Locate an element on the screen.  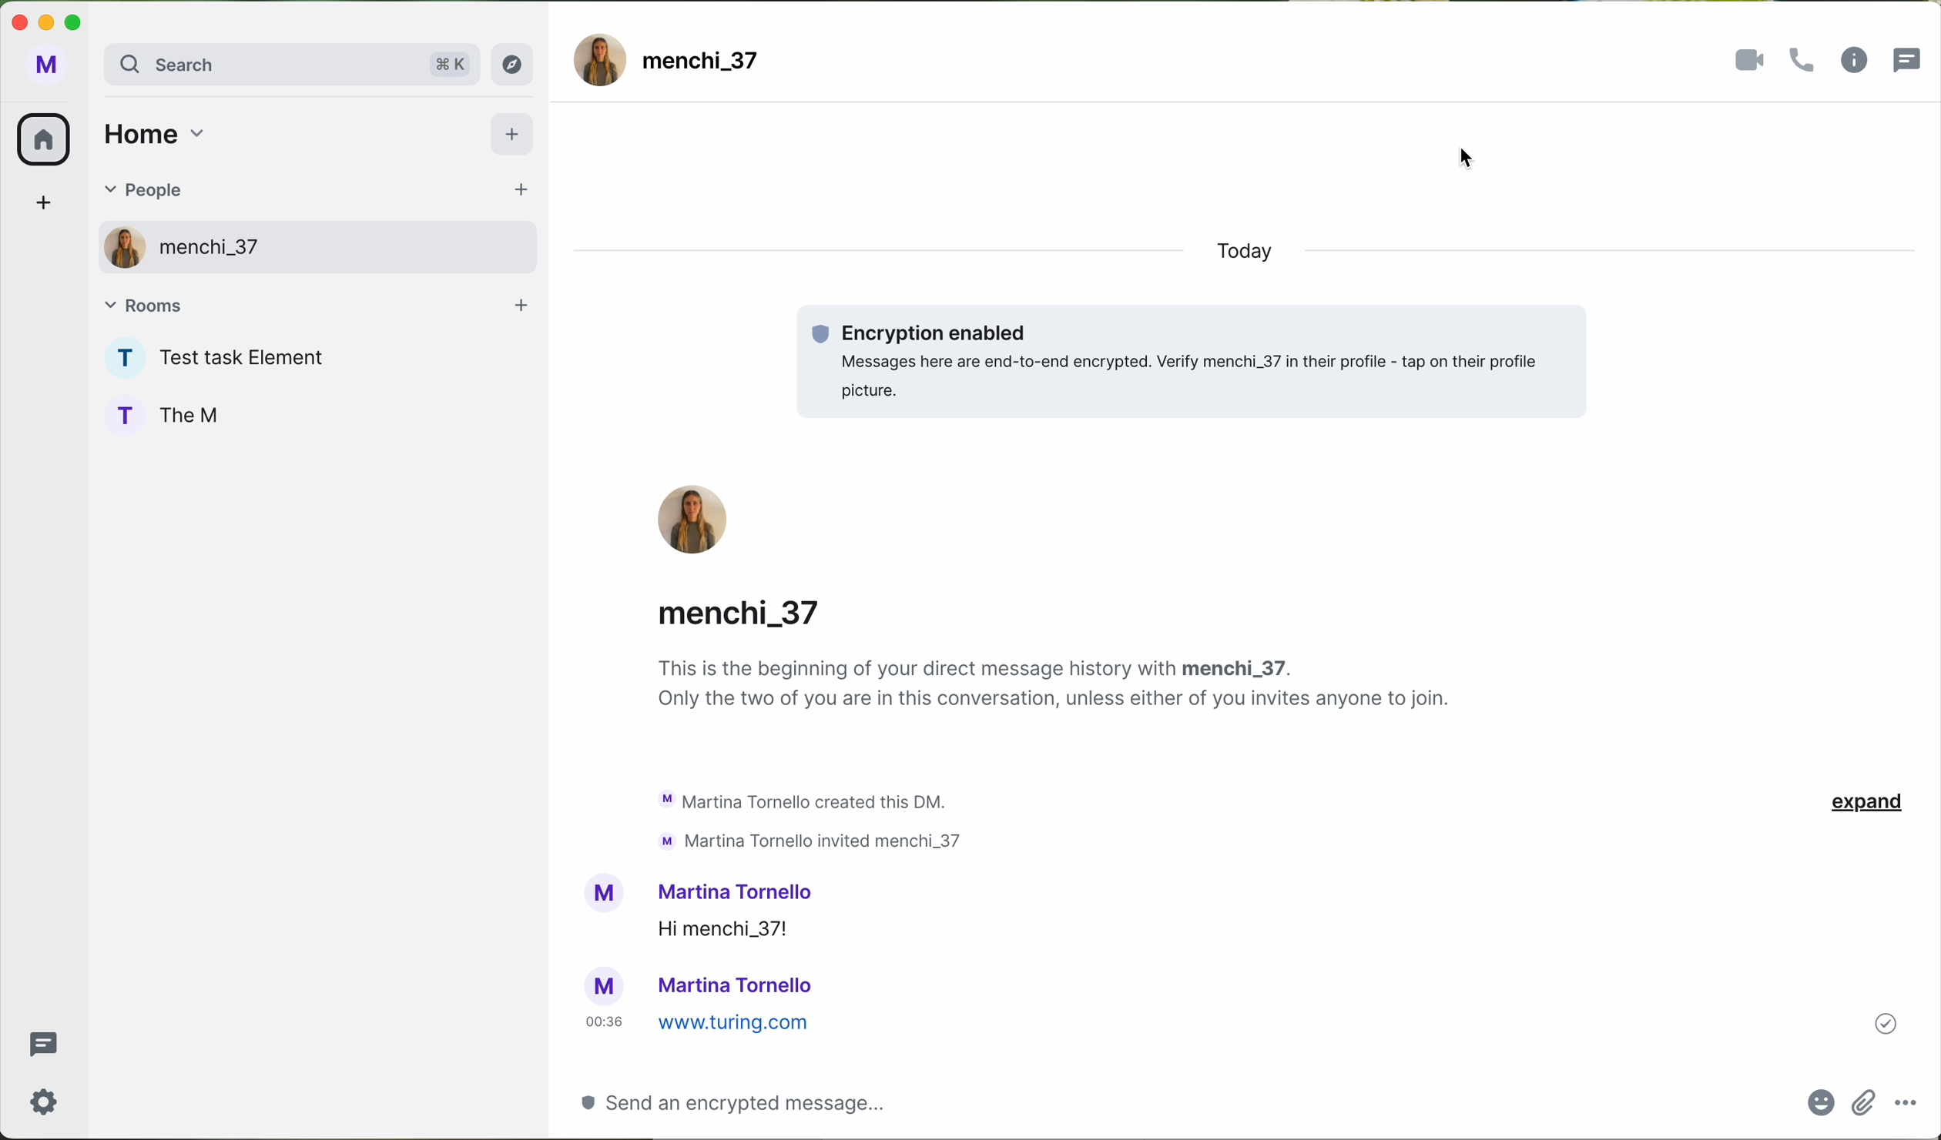
profile is located at coordinates (115, 246).